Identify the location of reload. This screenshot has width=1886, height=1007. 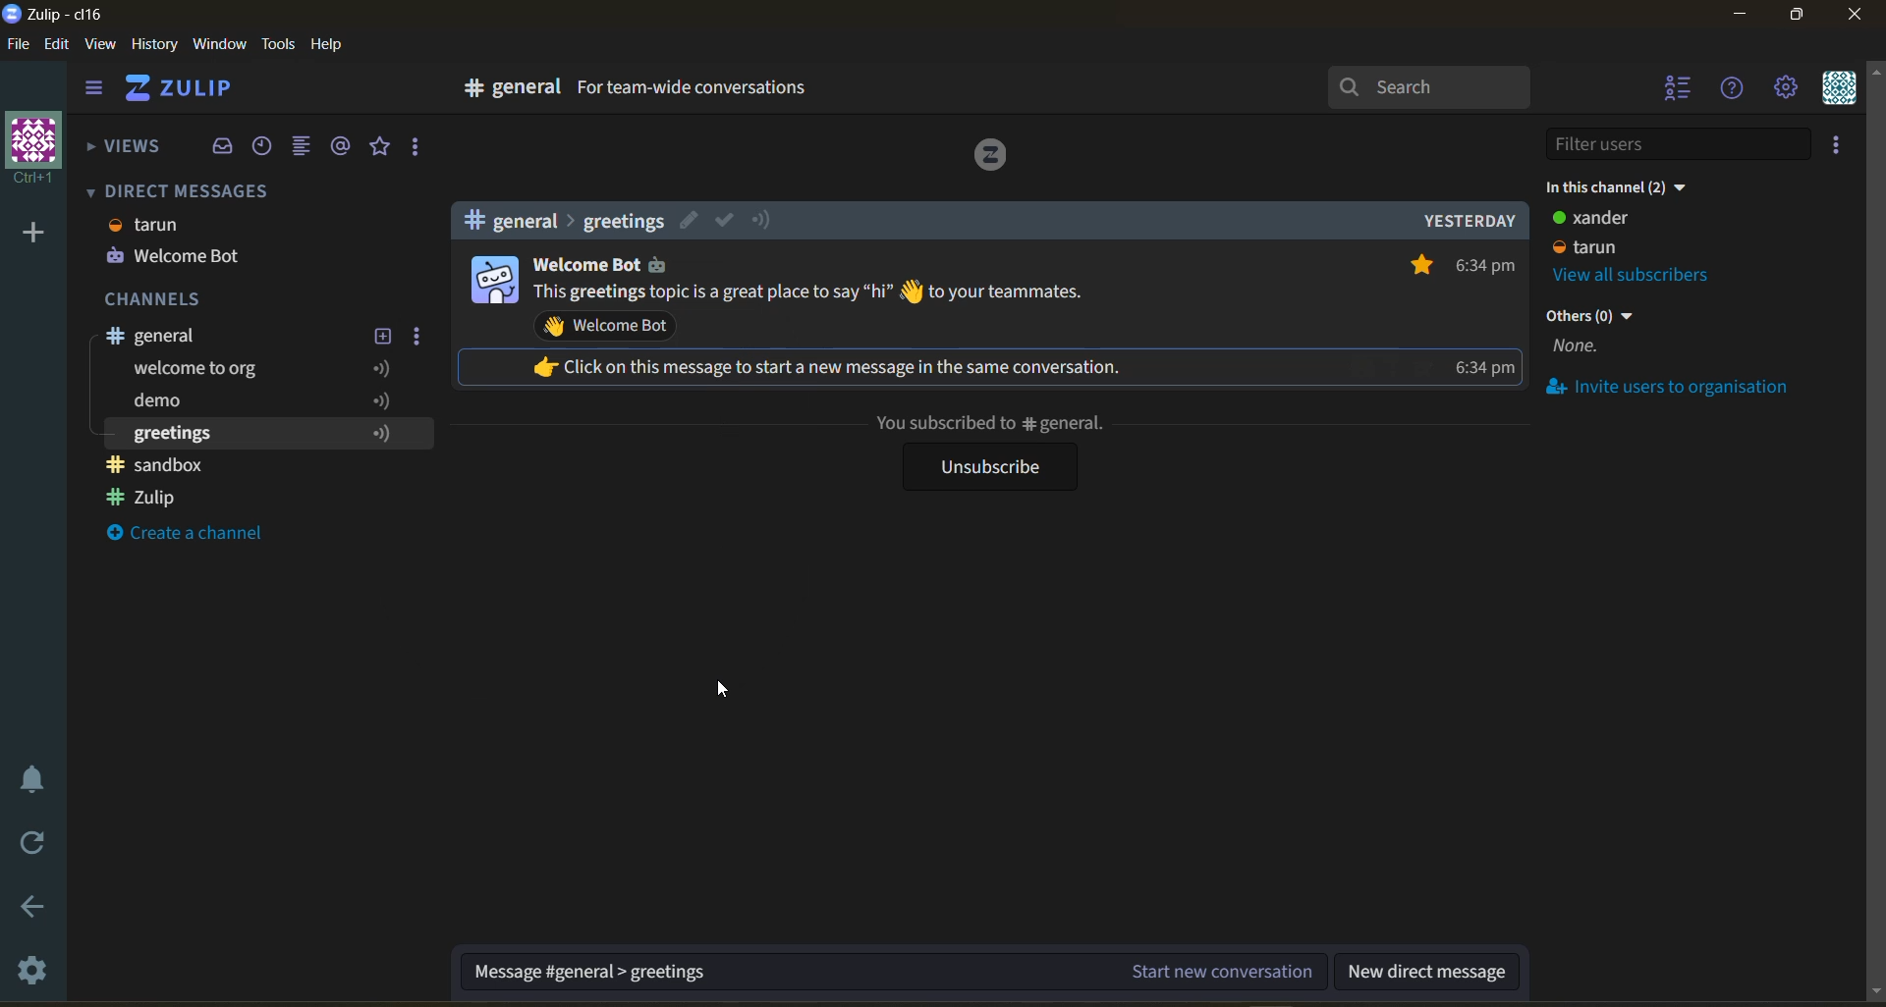
(27, 848).